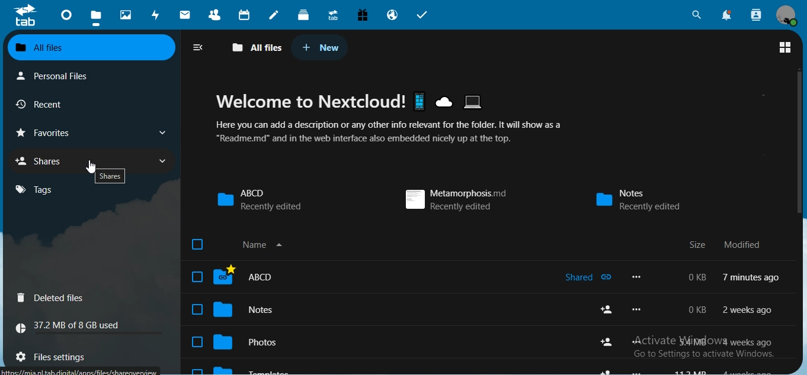  Describe the element at coordinates (609, 369) in the screenshot. I see `share` at that location.